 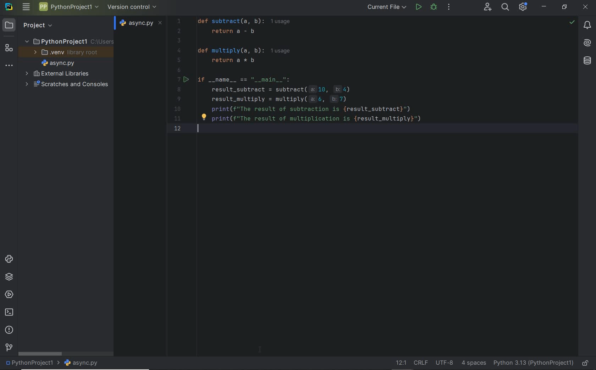 What do you see at coordinates (27, 8) in the screenshot?
I see `main menu` at bounding box center [27, 8].